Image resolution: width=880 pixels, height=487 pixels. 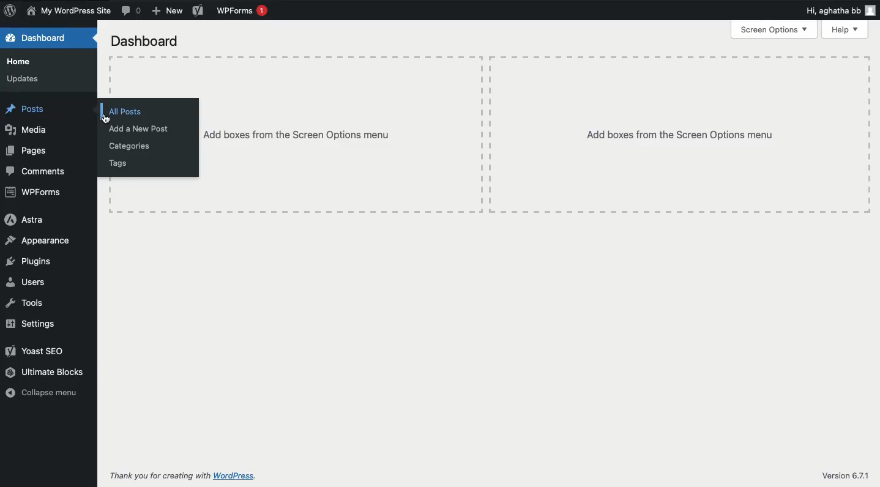 What do you see at coordinates (28, 110) in the screenshot?
I see `Posts` at bounding box center [28, 110].